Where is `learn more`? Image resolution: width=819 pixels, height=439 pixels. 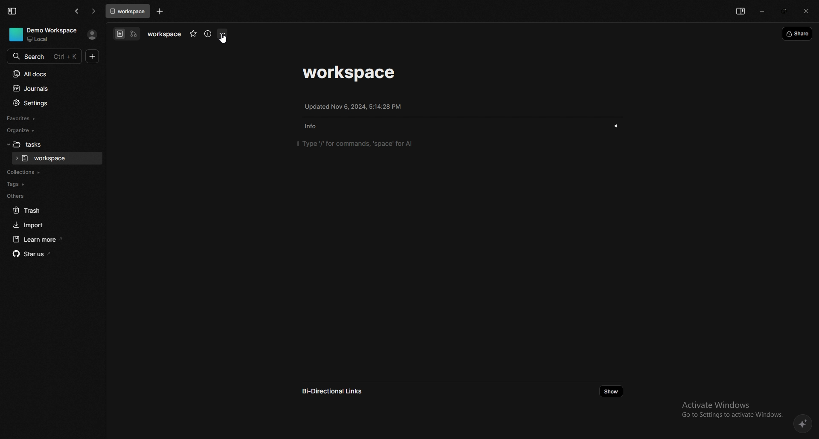 learn more is located at coordinates (51, 240).